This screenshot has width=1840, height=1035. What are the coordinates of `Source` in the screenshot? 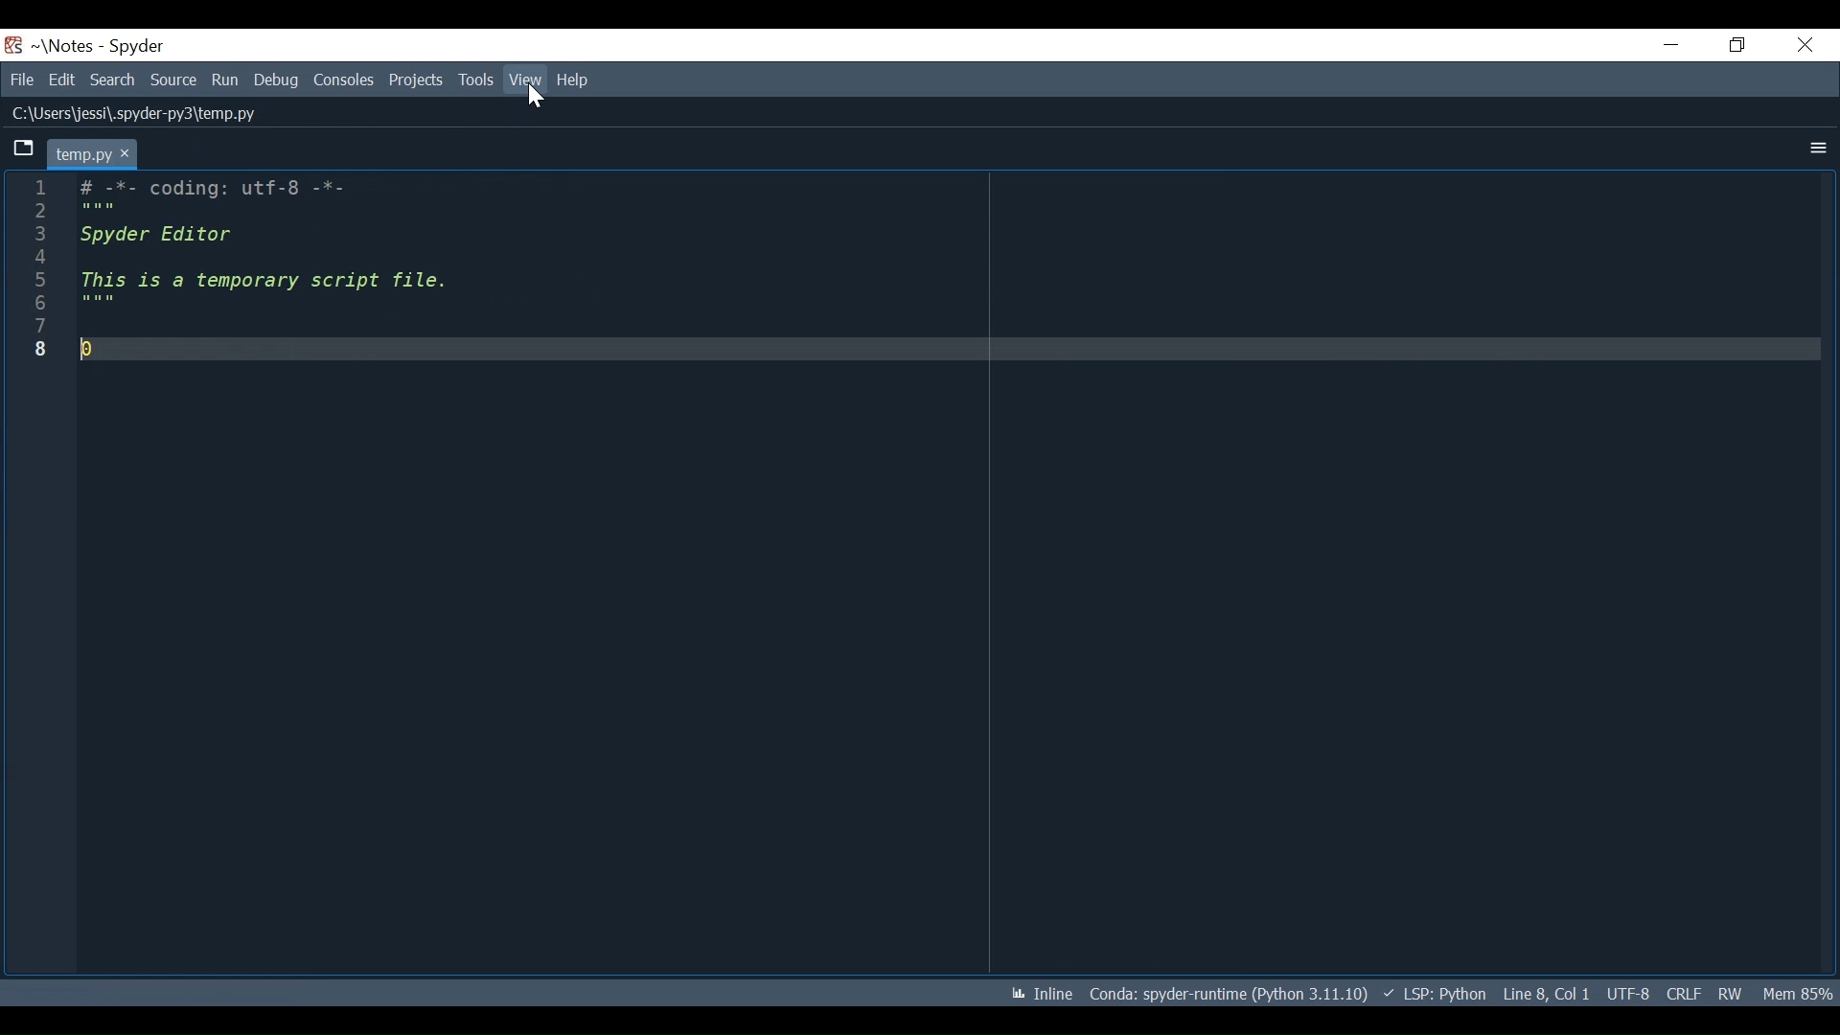 It's located at (173, 80).